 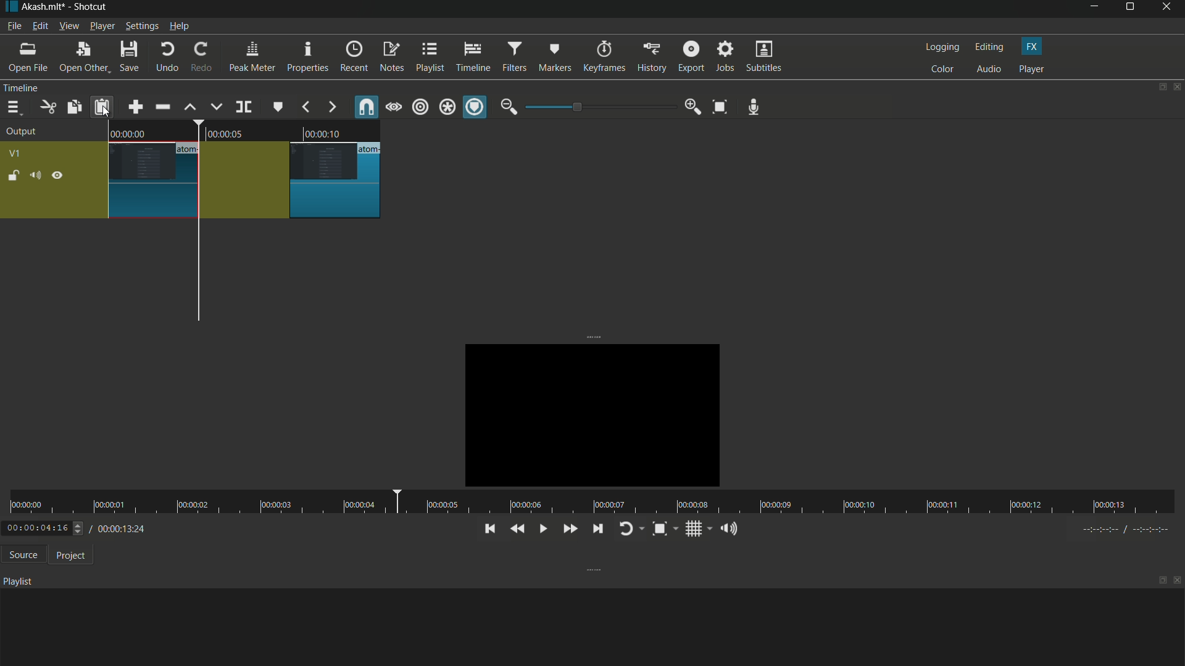 What do you see at coordinates (306, 108) in the screenshot?
I see `previous marker` at bounding box center [306, 108].